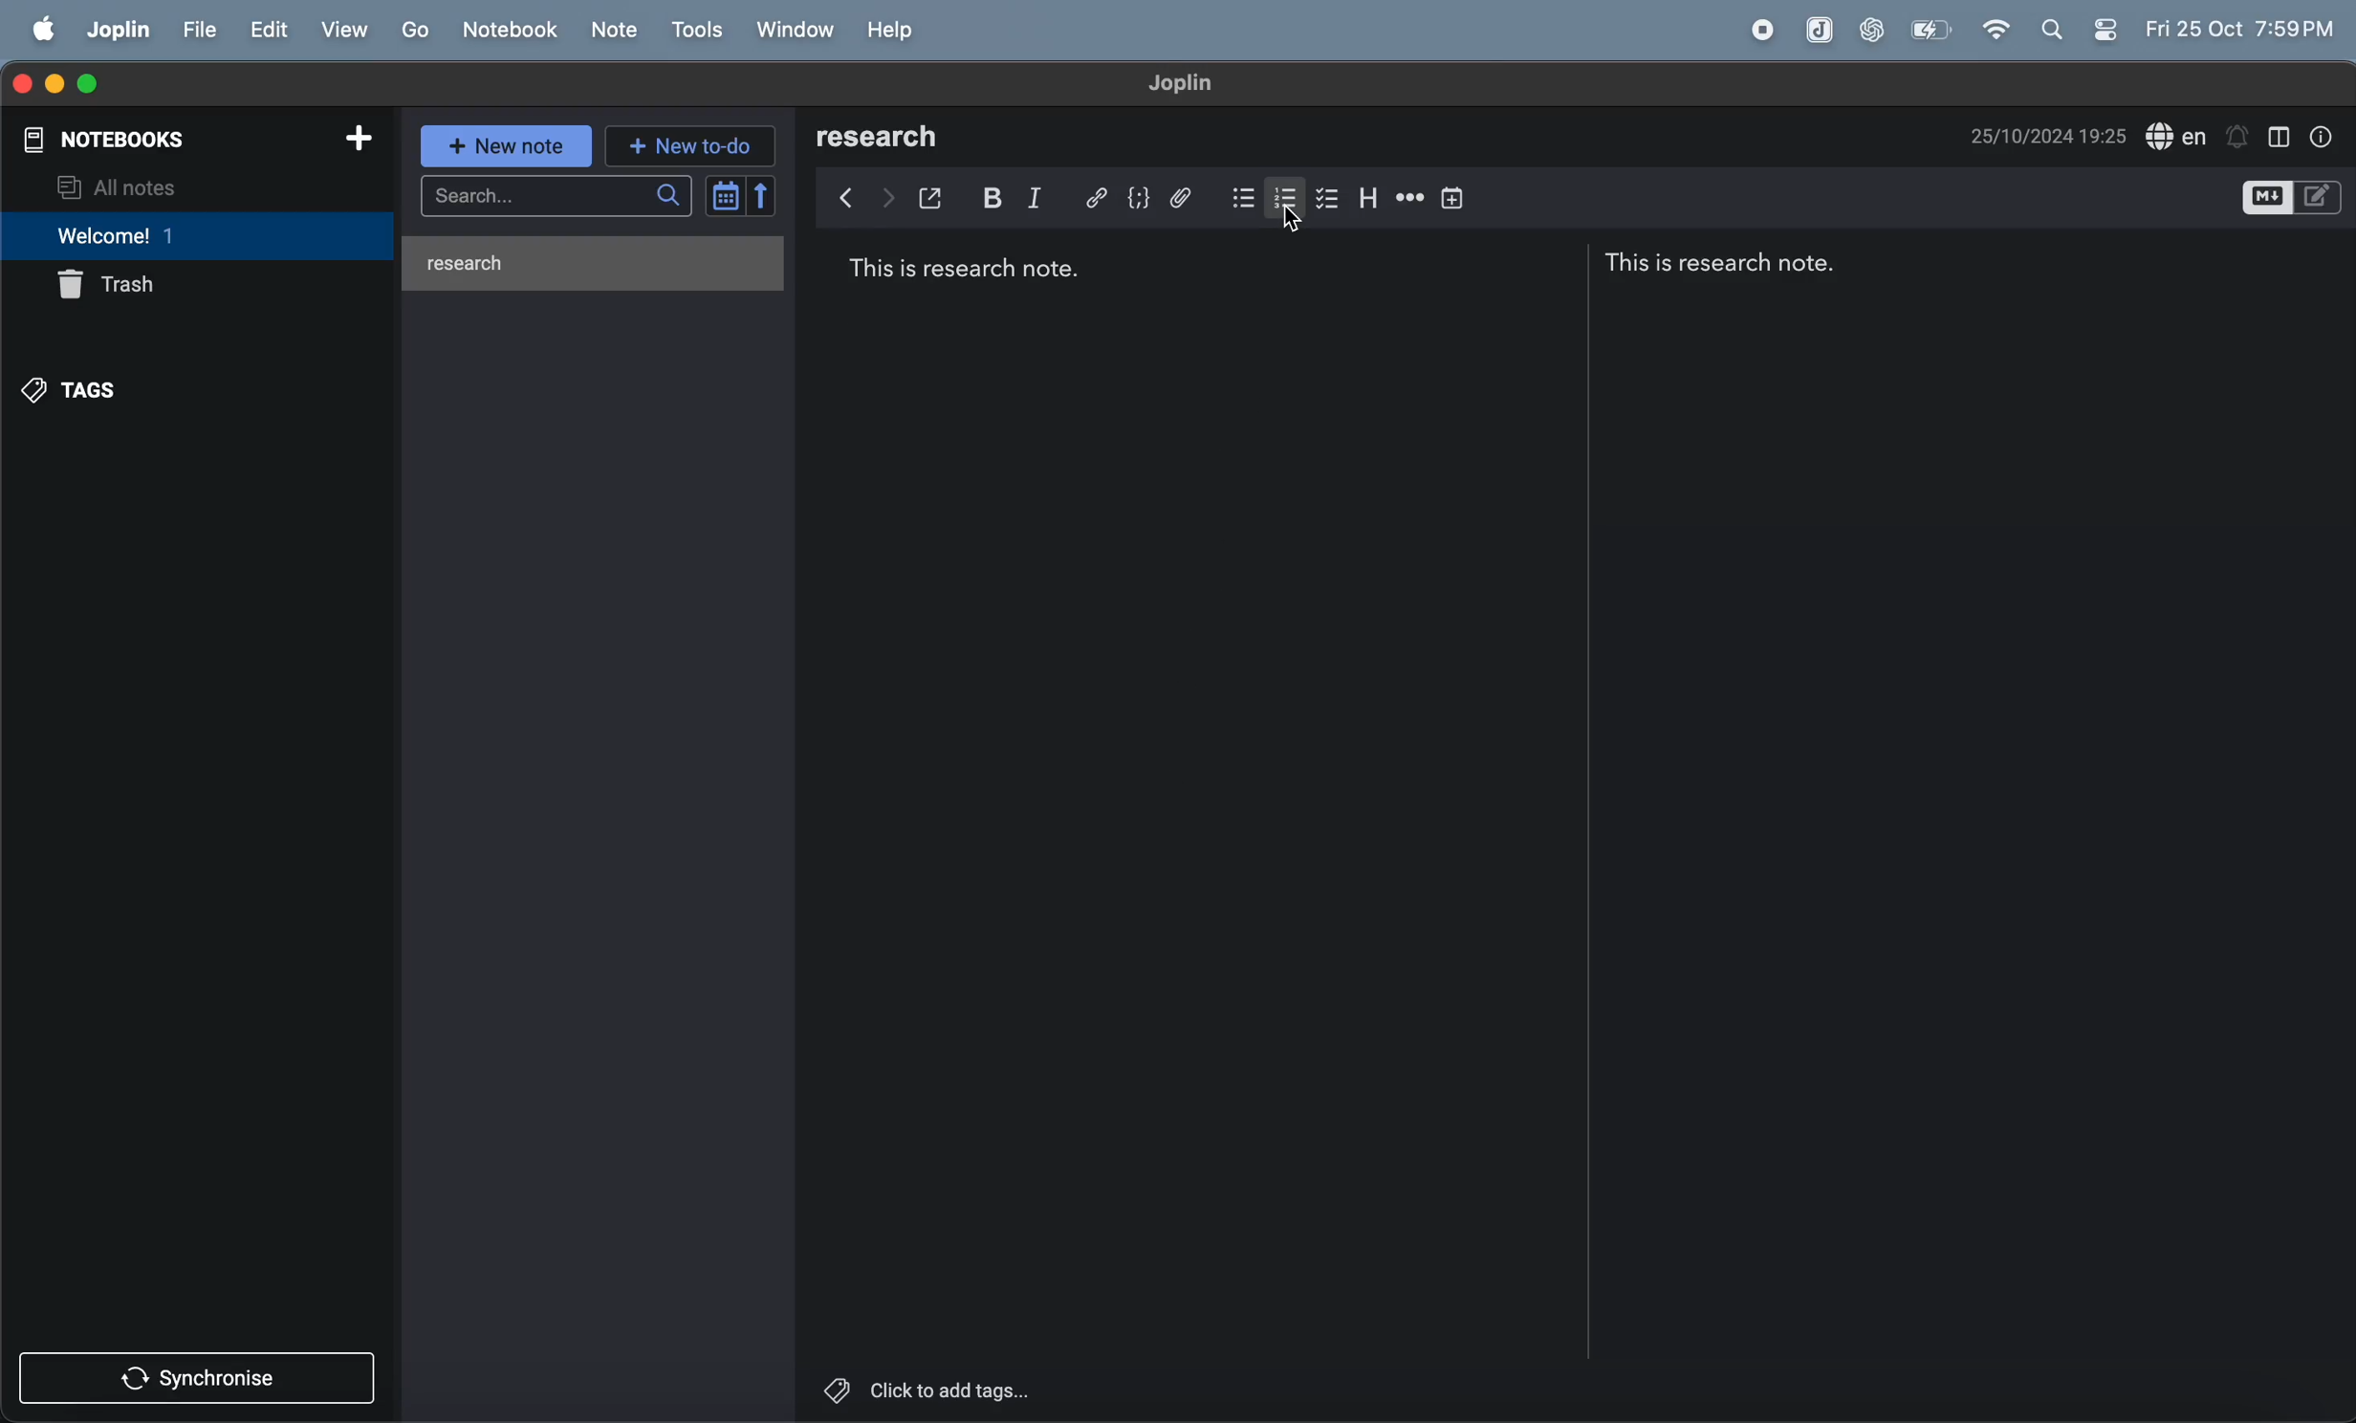 This screenshot has height=1423, width=2356. Describe the element at coordinates (1138, 197) in the screenshot. I see `code` at that location.